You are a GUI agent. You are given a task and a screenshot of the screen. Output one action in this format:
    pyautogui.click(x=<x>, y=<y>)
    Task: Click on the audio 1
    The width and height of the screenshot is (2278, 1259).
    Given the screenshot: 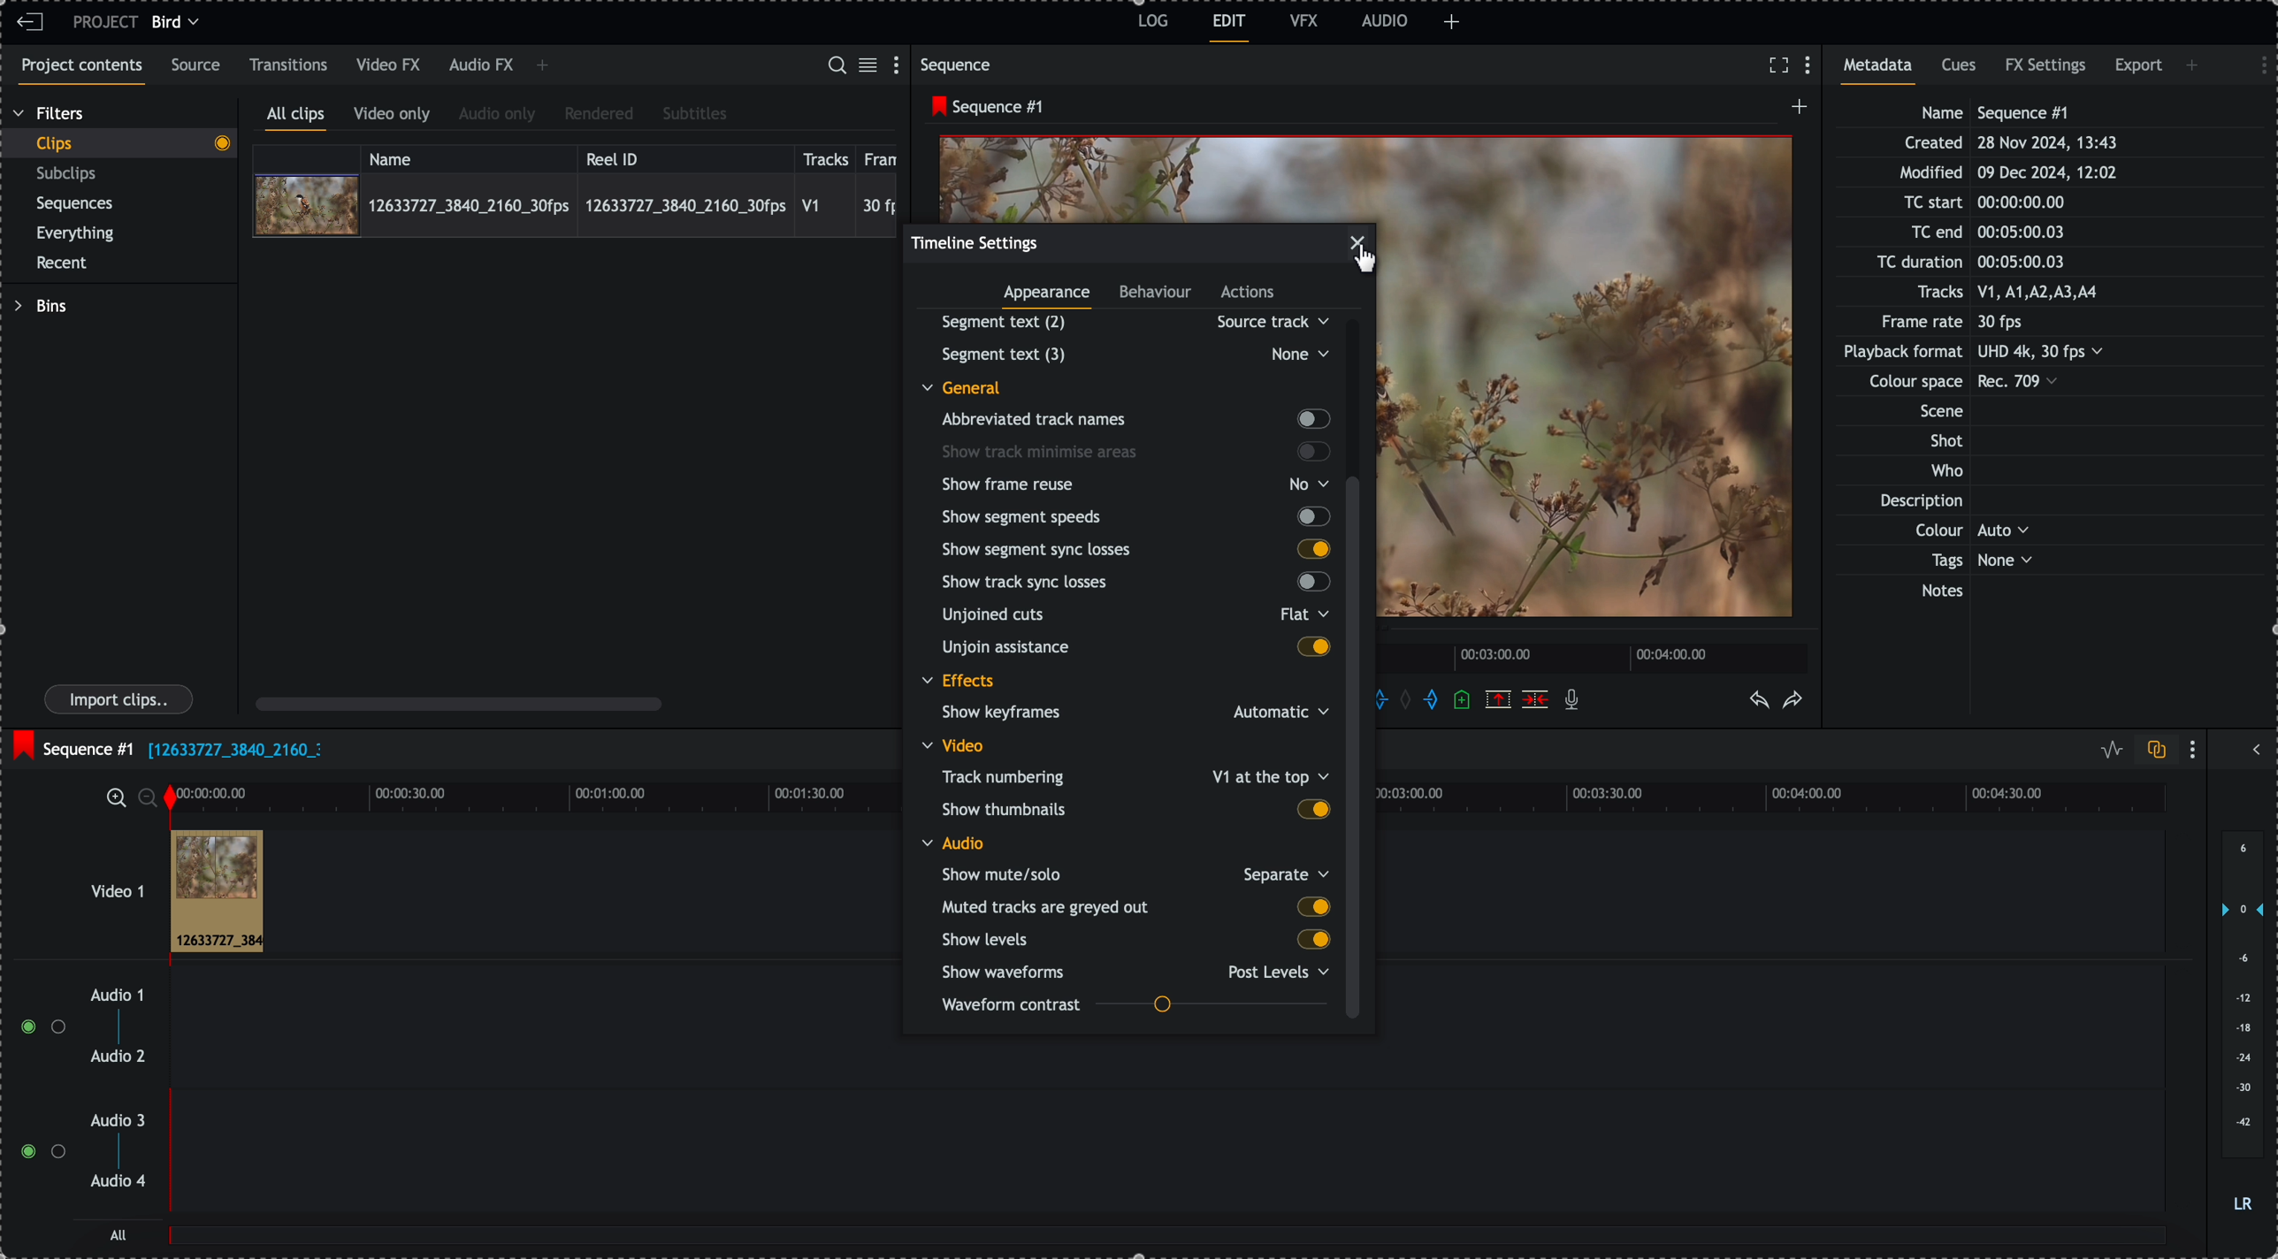 What is the action you would take?
    pyautogui.click(x=111, y=996)
    